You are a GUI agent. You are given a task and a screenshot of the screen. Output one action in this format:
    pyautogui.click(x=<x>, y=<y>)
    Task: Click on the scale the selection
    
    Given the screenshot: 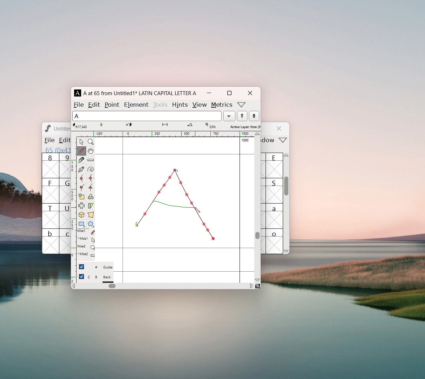 What is the action you would take?
    pyautogui.click(x=81, y=197)
    